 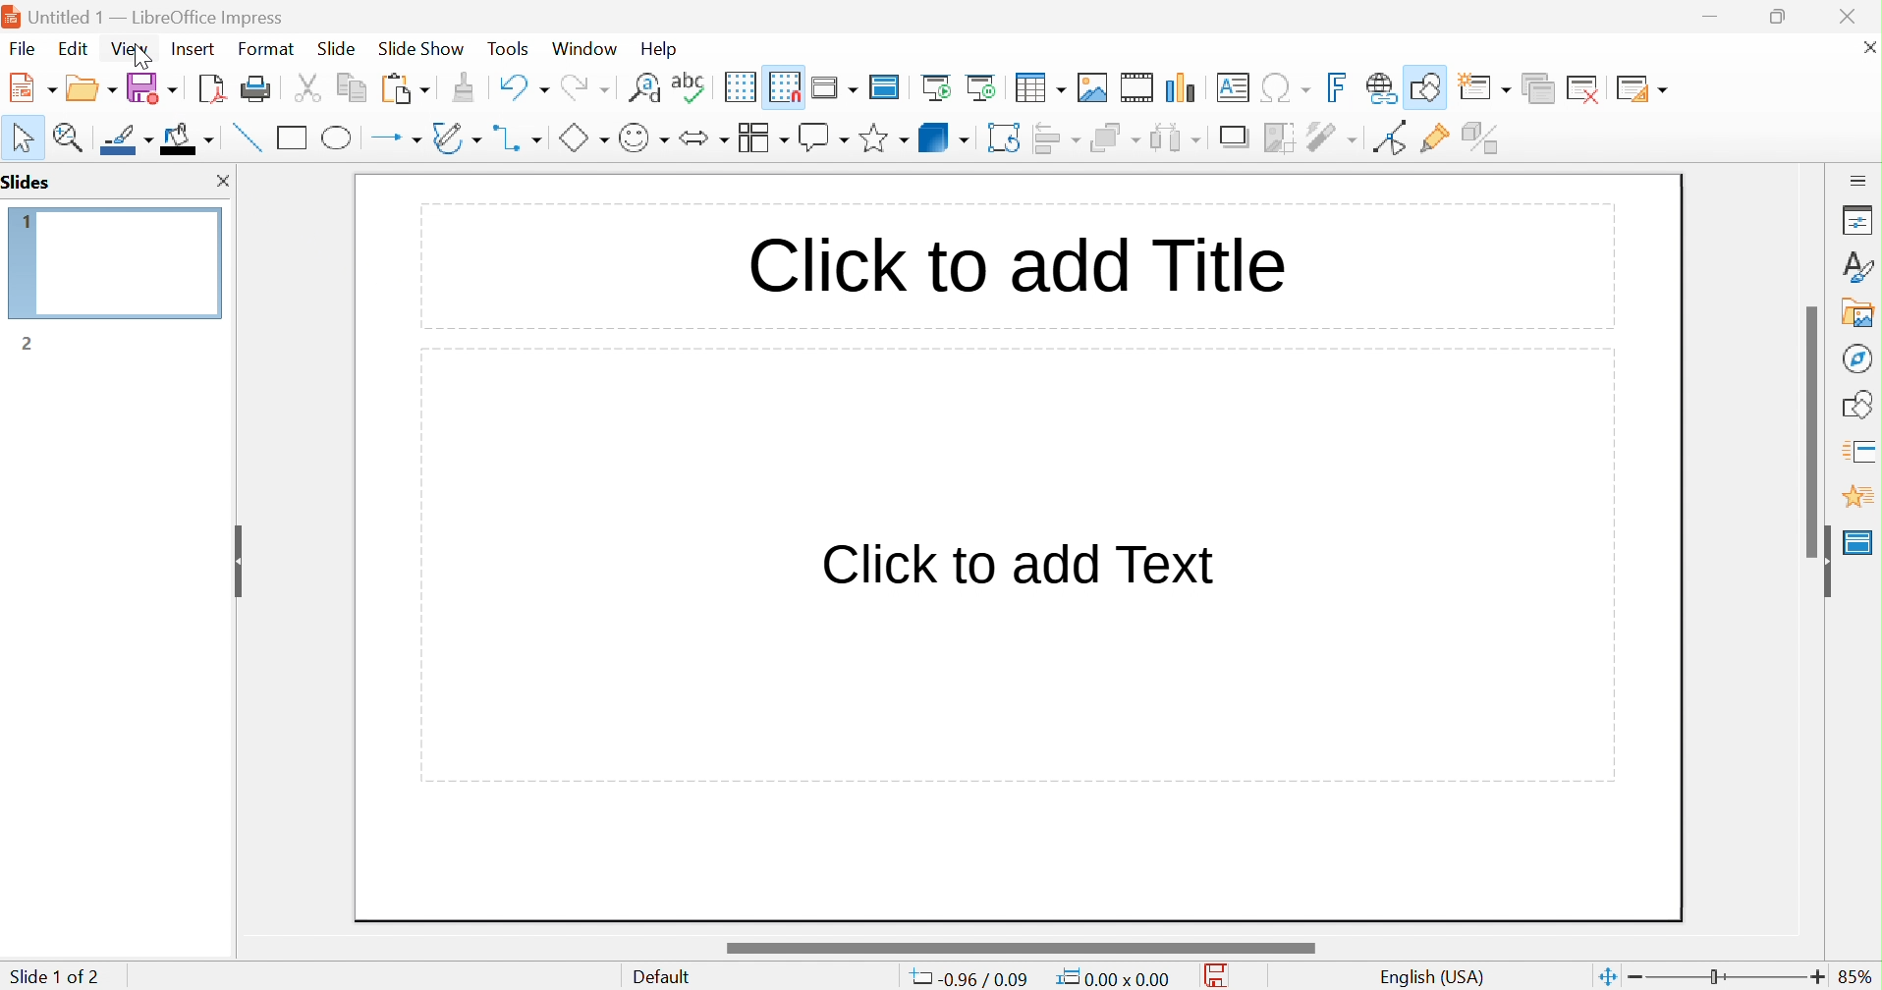 What do you see at coordinates (209, 87) in the screenshot?
I see `export as pdf` at bounding box center [209, 87].